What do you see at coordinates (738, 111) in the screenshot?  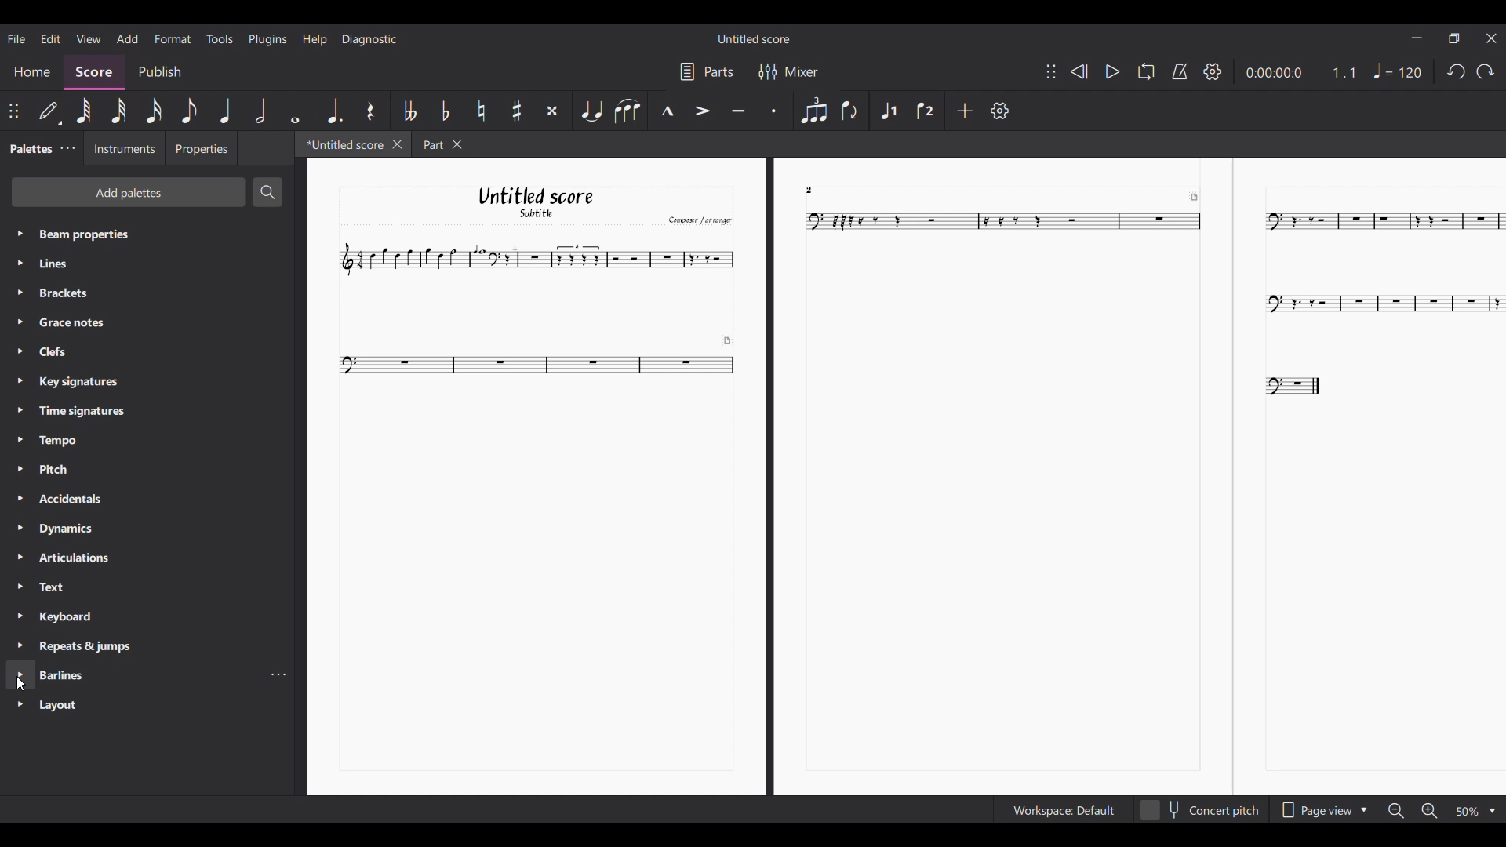 I see `Tenuto` at bounding box center [738, 111].